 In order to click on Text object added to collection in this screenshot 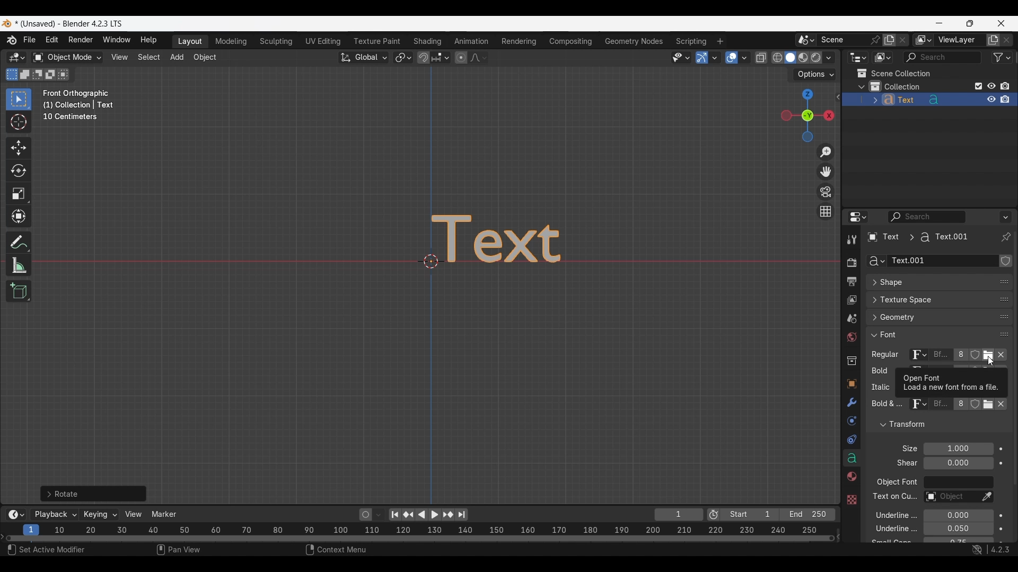, I will do `click(929, 100)`.